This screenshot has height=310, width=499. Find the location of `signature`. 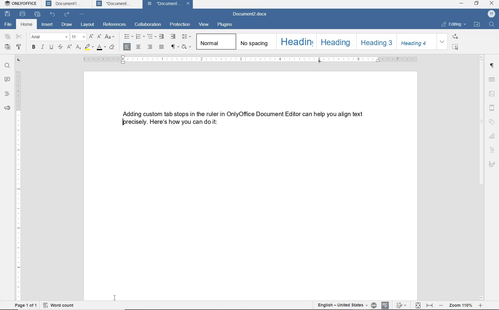

signature is located at coordinates (492, 164).